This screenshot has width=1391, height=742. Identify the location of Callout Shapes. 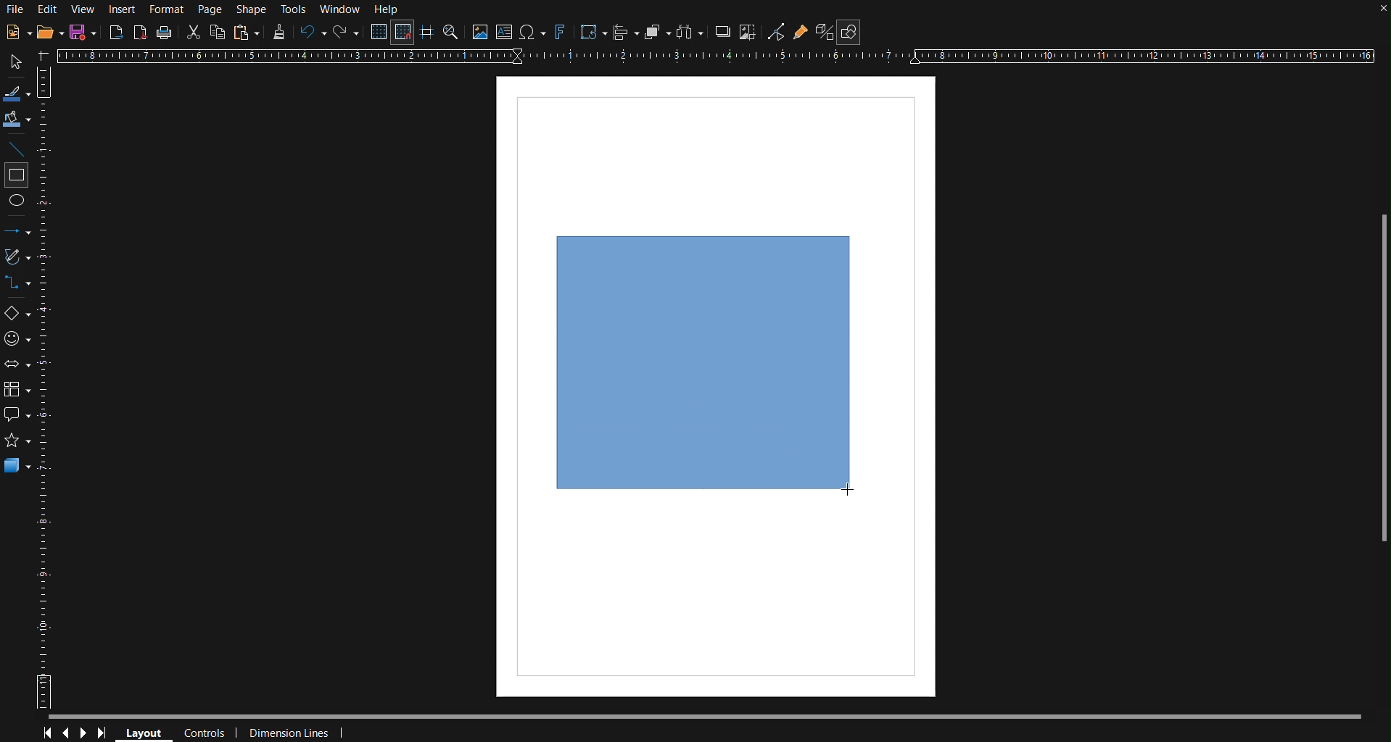
(17, 414).